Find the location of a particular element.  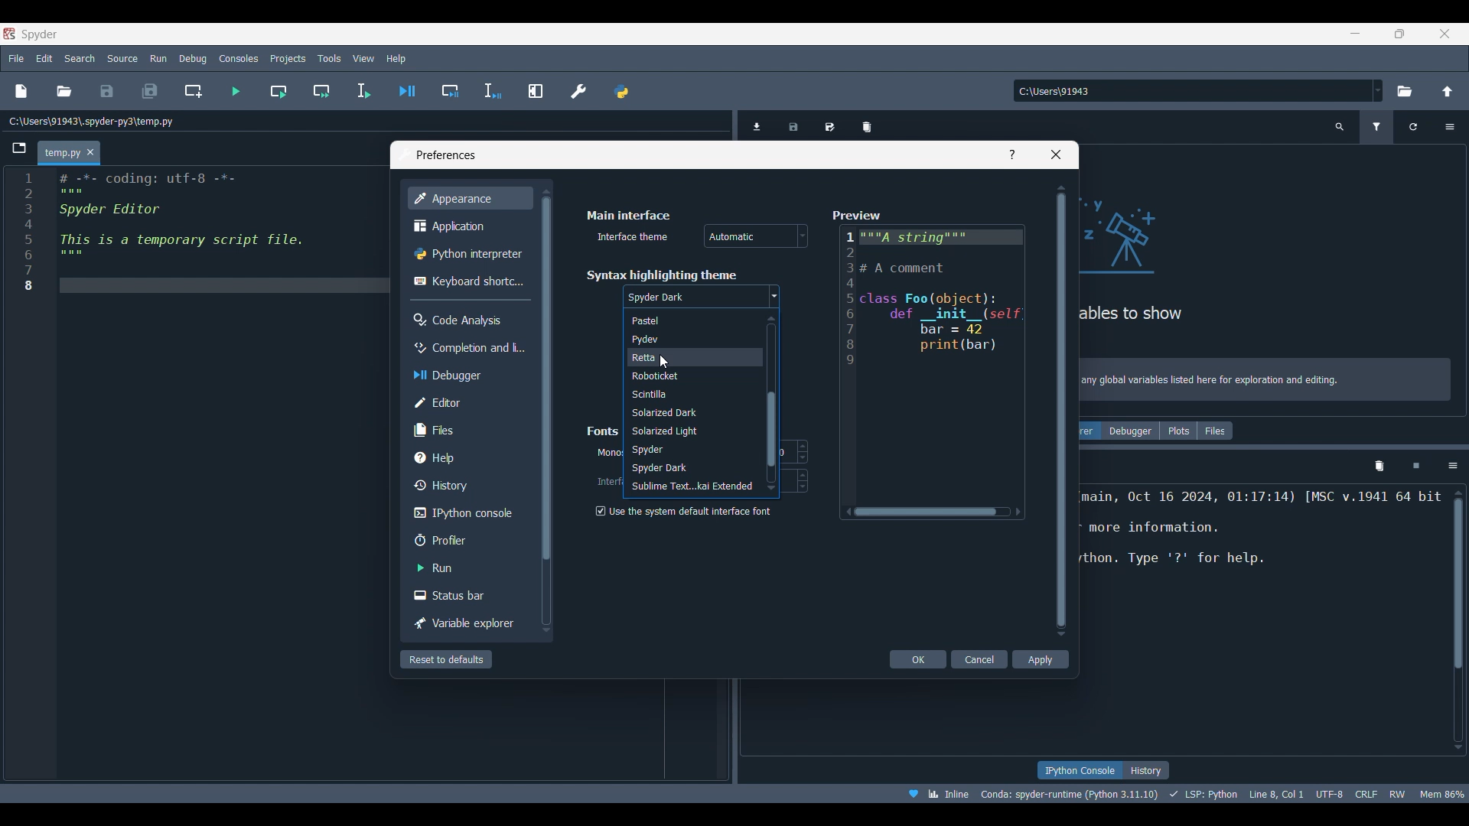

Run selection or current line is located at coordinates (363, 91).